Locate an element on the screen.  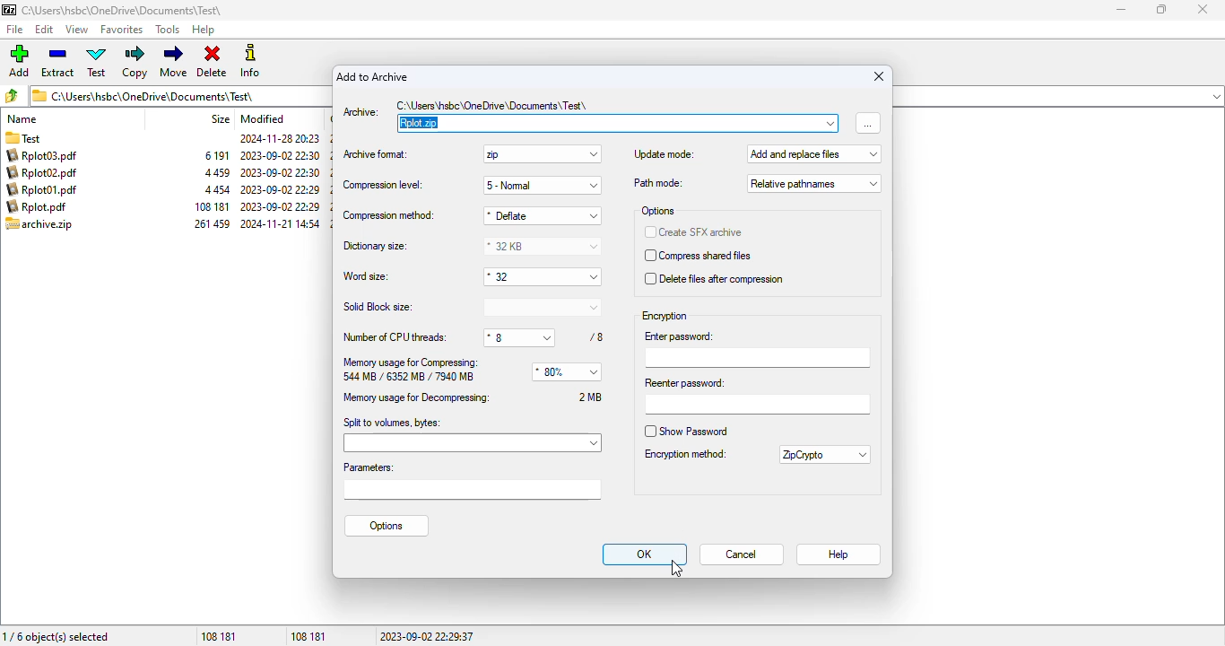
word size: * 32 is located at coordinates (469, 276).